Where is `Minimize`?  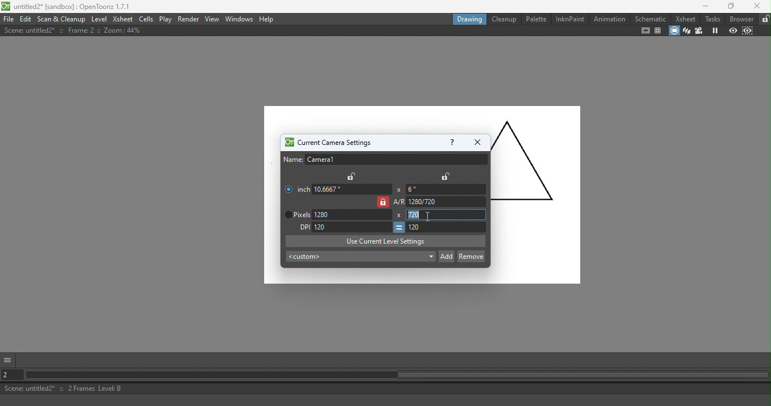 Minimize is located at coordinates (702, 6).